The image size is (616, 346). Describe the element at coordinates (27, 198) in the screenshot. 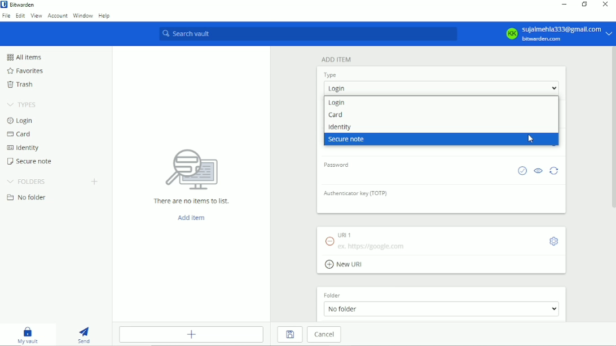

I see `No folder` at that location.